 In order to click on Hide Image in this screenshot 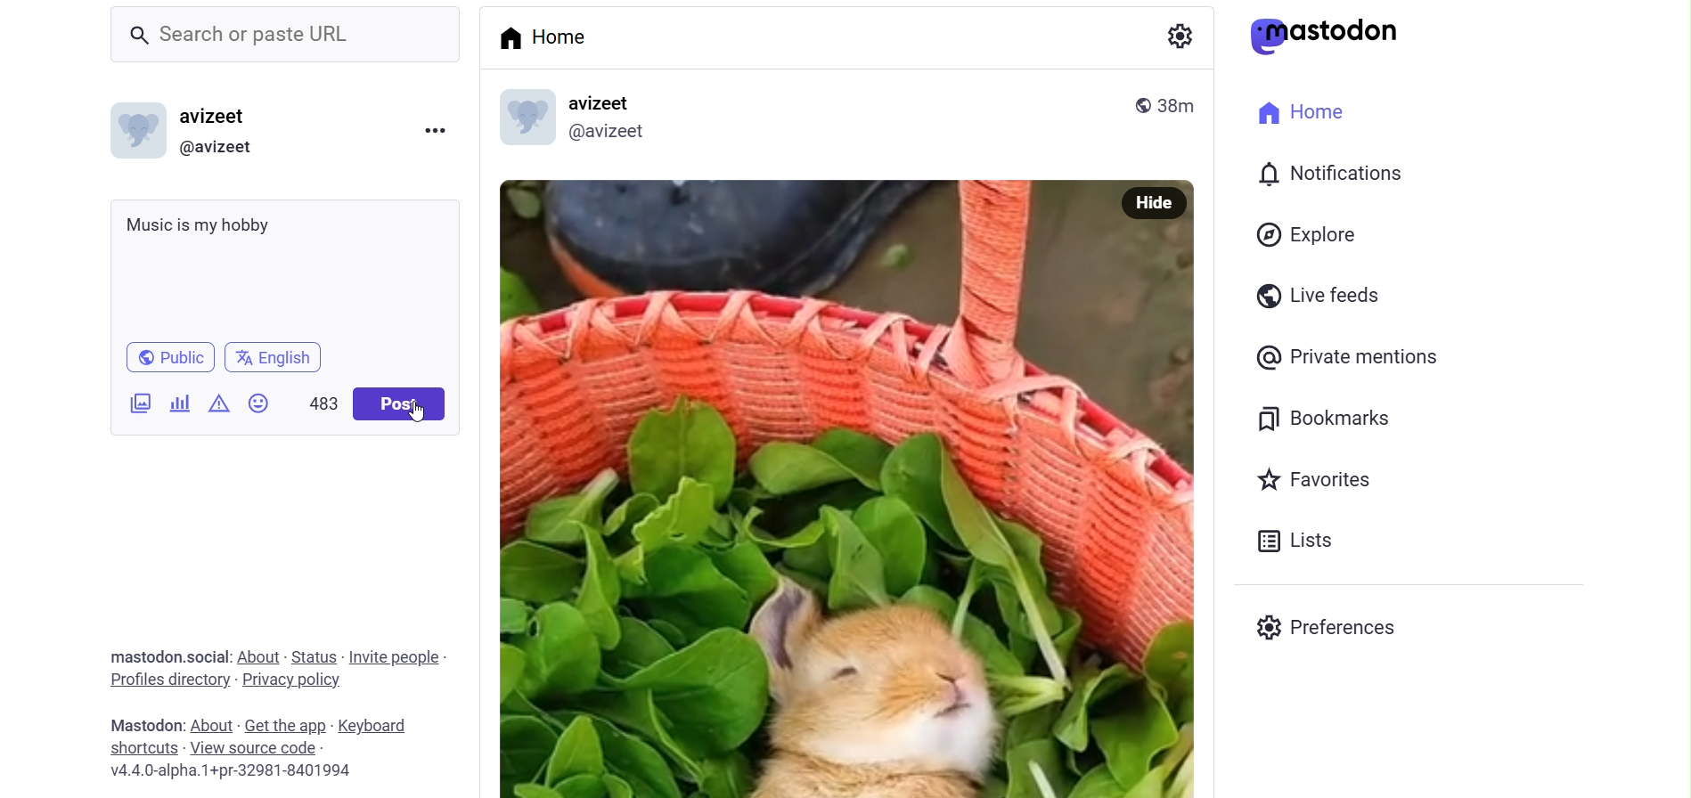, I will do `click(1154, 204)`.